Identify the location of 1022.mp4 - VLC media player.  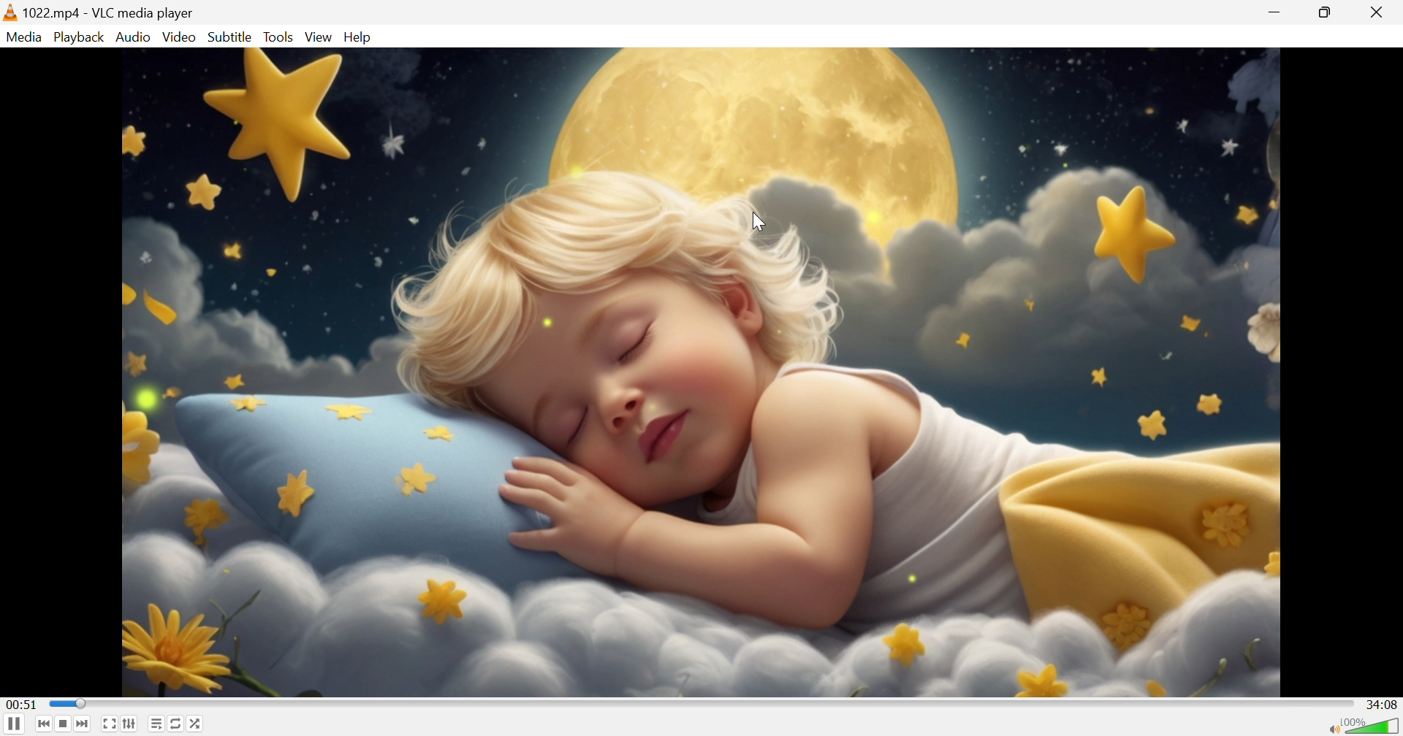
(99, 12).